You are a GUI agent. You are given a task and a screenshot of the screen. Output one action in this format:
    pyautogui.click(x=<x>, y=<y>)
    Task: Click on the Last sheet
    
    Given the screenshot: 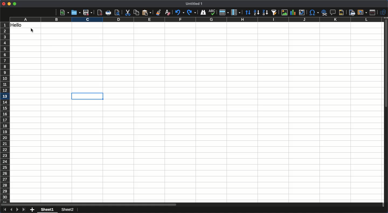 What is the action you would take?
    pyautogui.click(x=24, y=209)
    